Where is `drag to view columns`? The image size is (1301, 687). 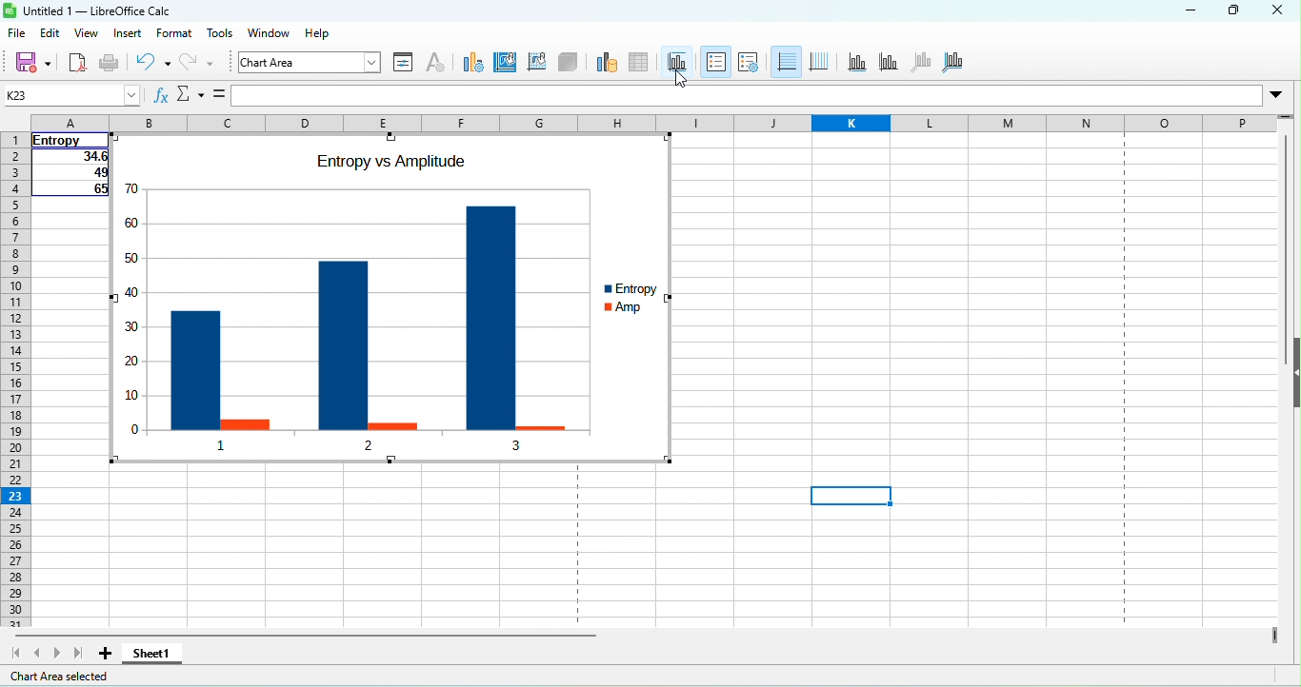 drag to view columns is located at coordinates (1271, 634).